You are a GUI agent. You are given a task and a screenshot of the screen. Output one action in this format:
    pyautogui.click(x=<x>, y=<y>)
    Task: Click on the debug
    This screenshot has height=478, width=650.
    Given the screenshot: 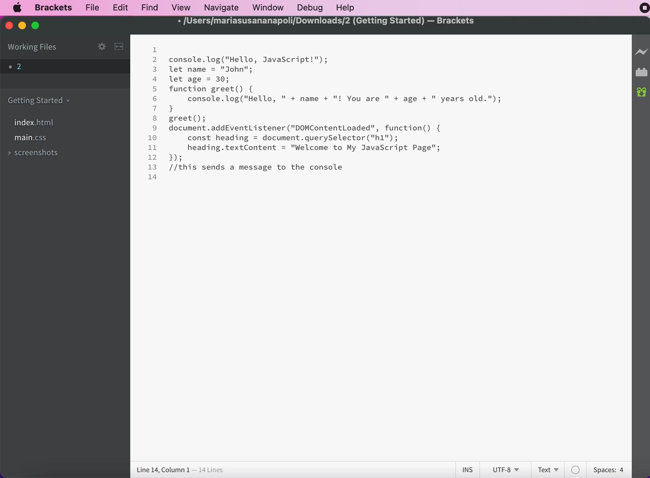 What is the action you would take?
    pyautogui.click(x=309, y=8)
    